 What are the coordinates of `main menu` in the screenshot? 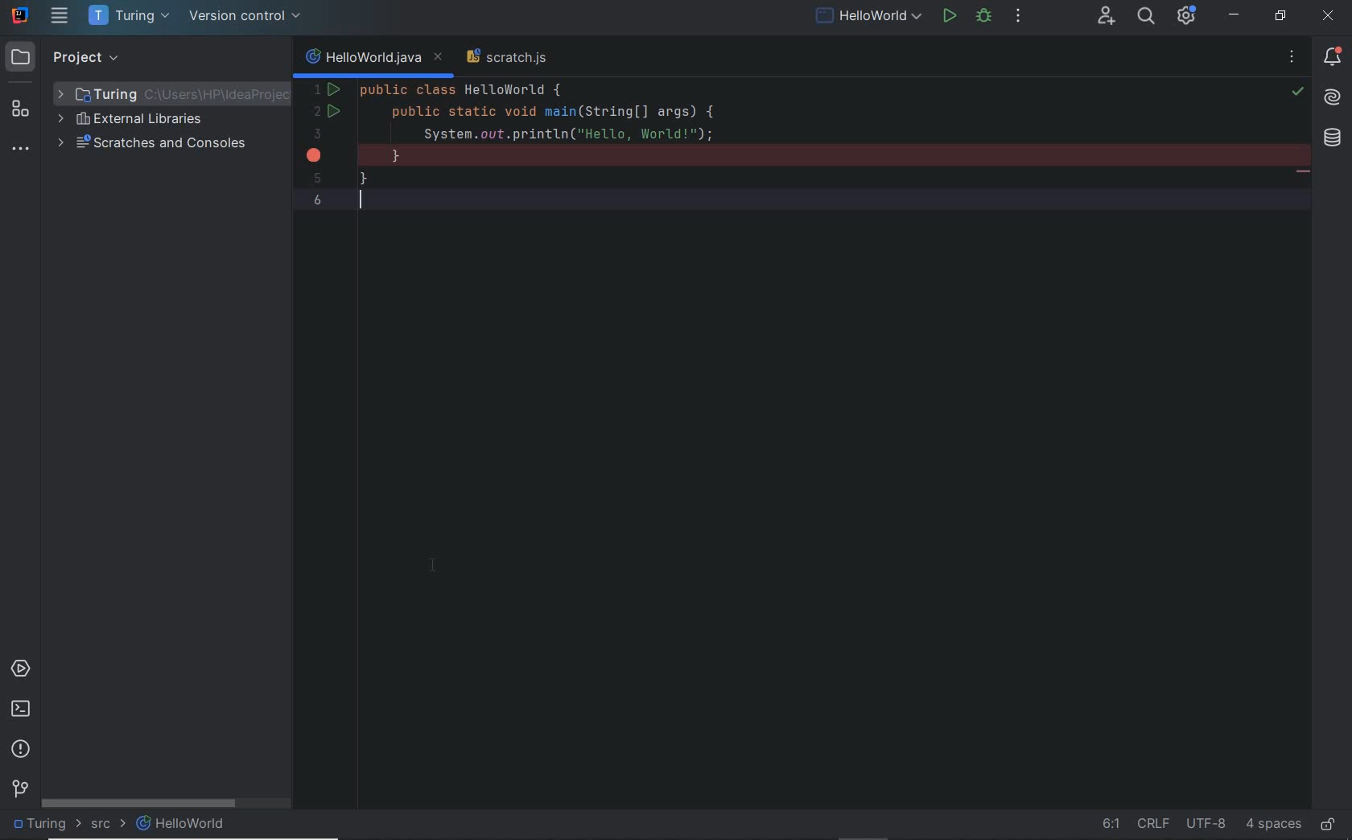 It's located at (60, 15).